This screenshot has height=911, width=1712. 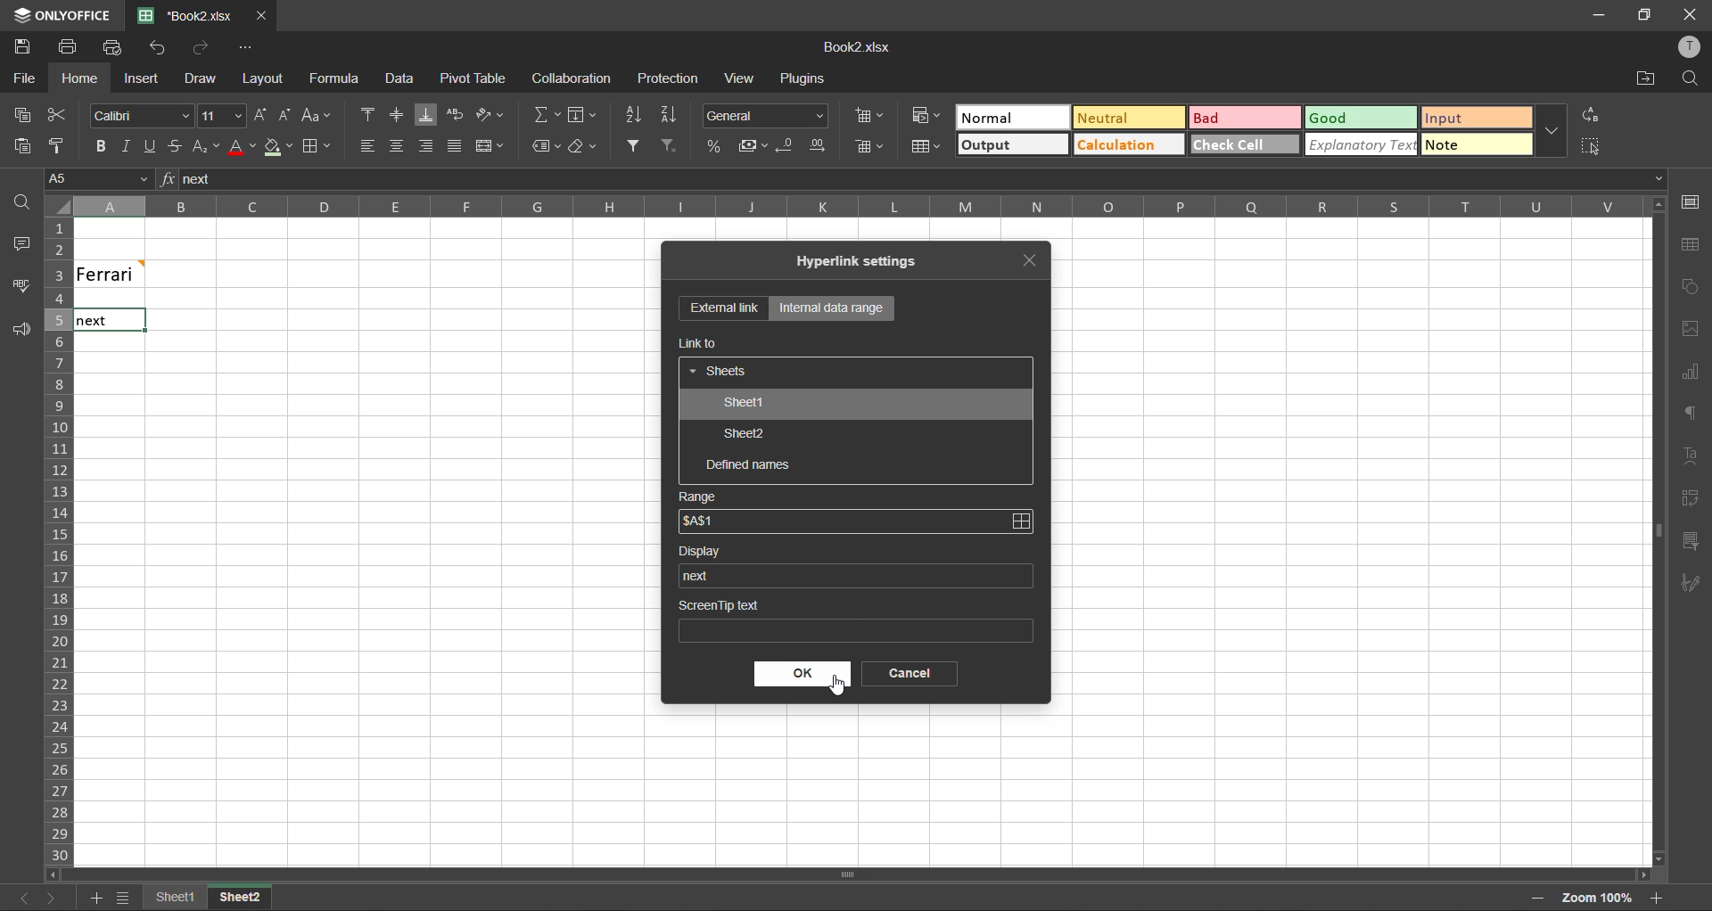 I want to click on next, so click(x=701, y=575).